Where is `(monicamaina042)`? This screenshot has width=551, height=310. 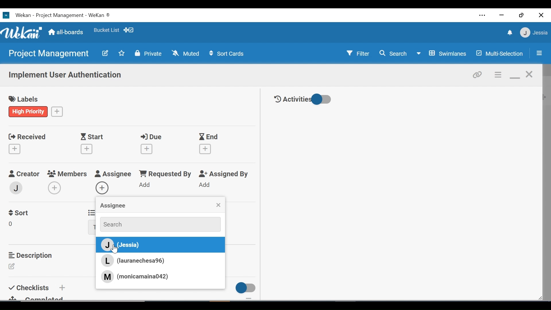 (monicamaina042) is located at coordinates (135, 276).